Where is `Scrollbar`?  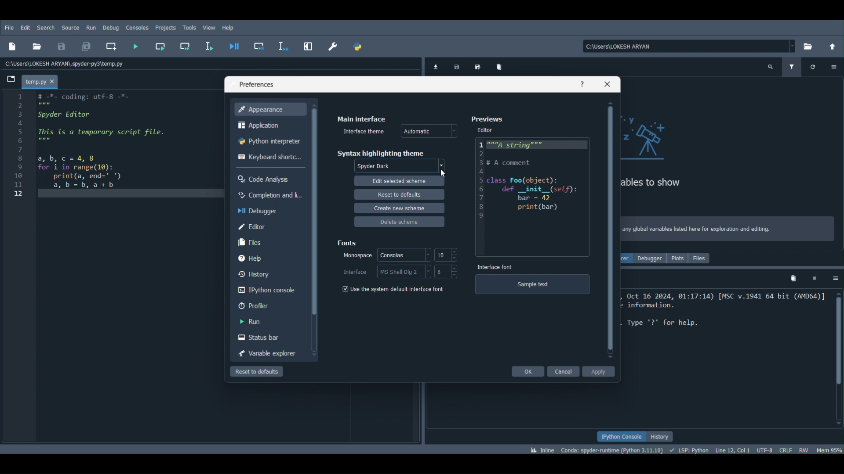
Scrollbar is located at coordinates (314, 229).